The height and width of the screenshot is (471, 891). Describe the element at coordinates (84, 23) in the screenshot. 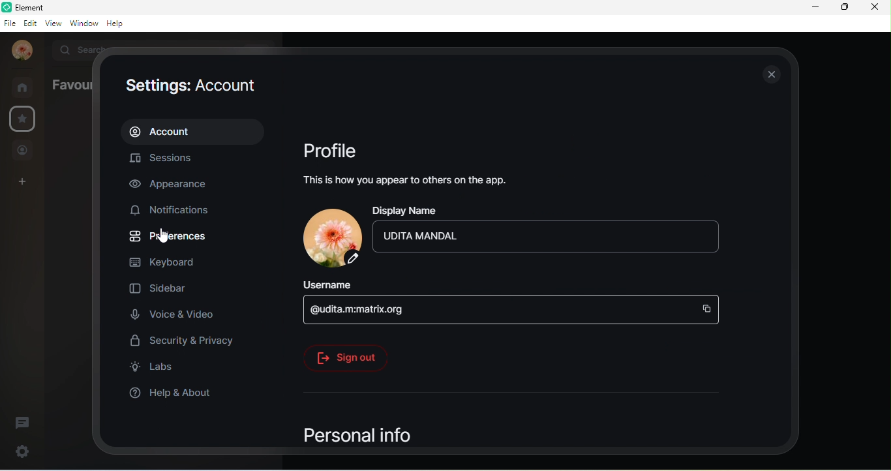

I see `window` at that location.